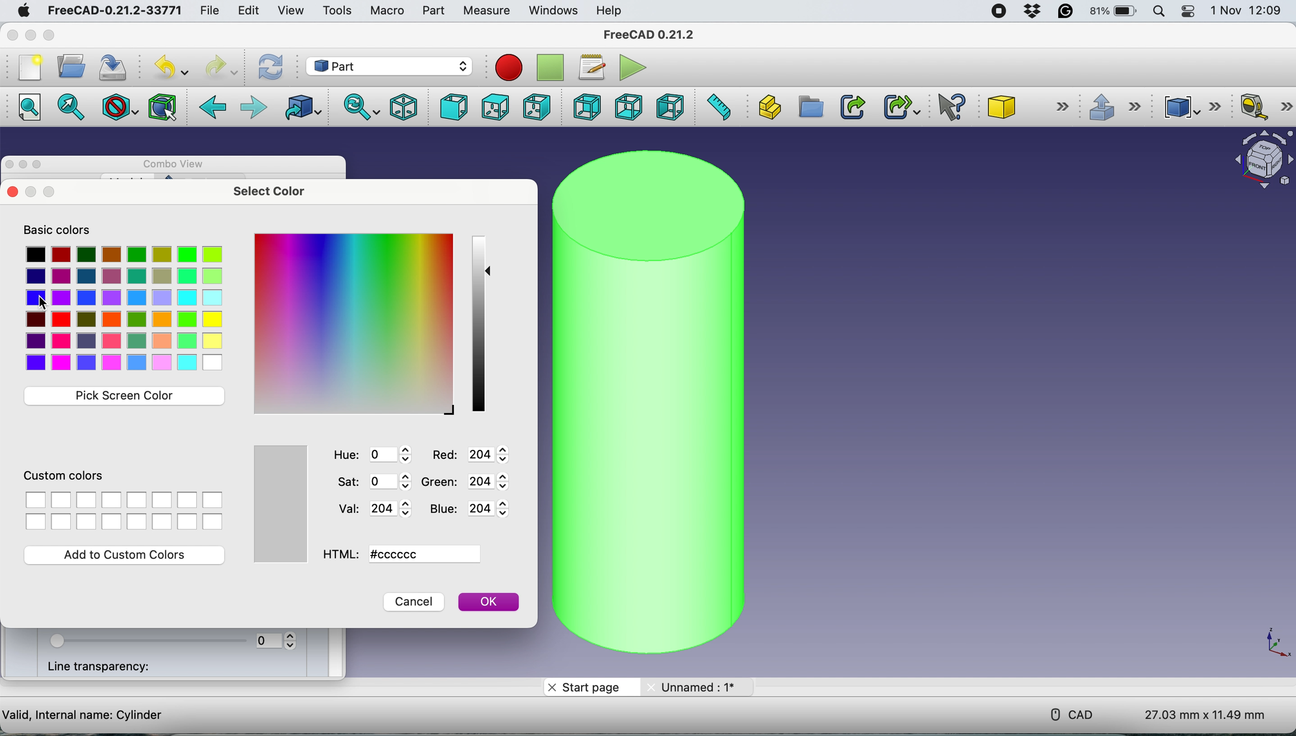  Describe the element at coordinates (305, 109) in the screenshot. I see `go to linked object` at that location.